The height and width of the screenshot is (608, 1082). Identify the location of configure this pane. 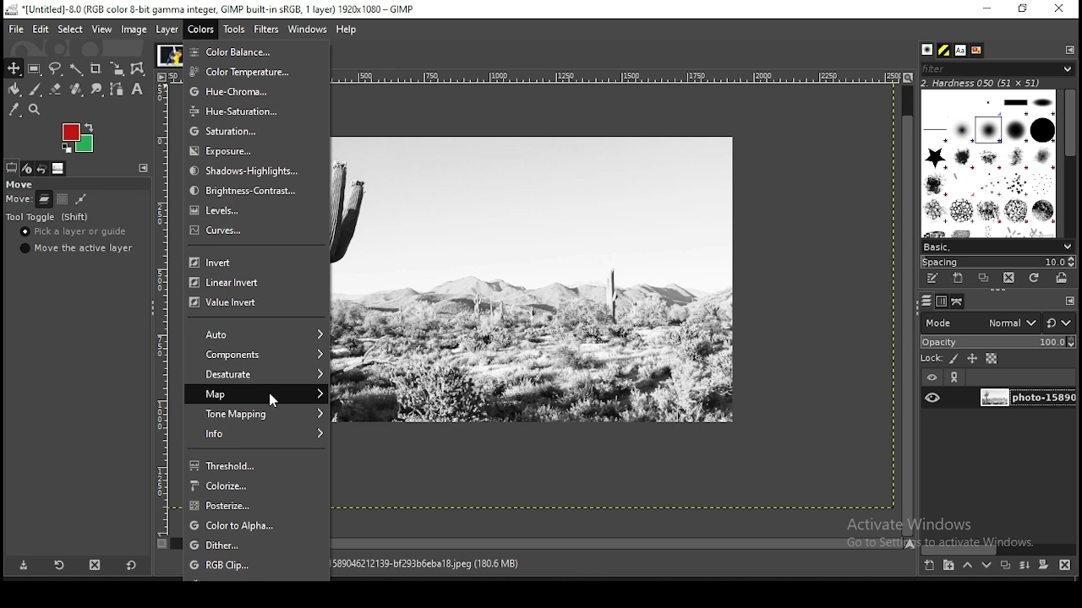
(1068, 301).